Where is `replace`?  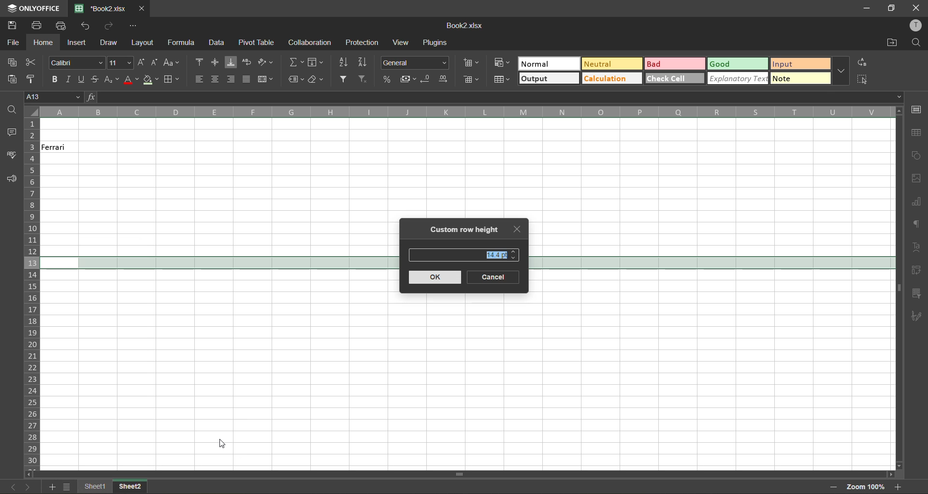 replace is located at coordinates (861, 61).